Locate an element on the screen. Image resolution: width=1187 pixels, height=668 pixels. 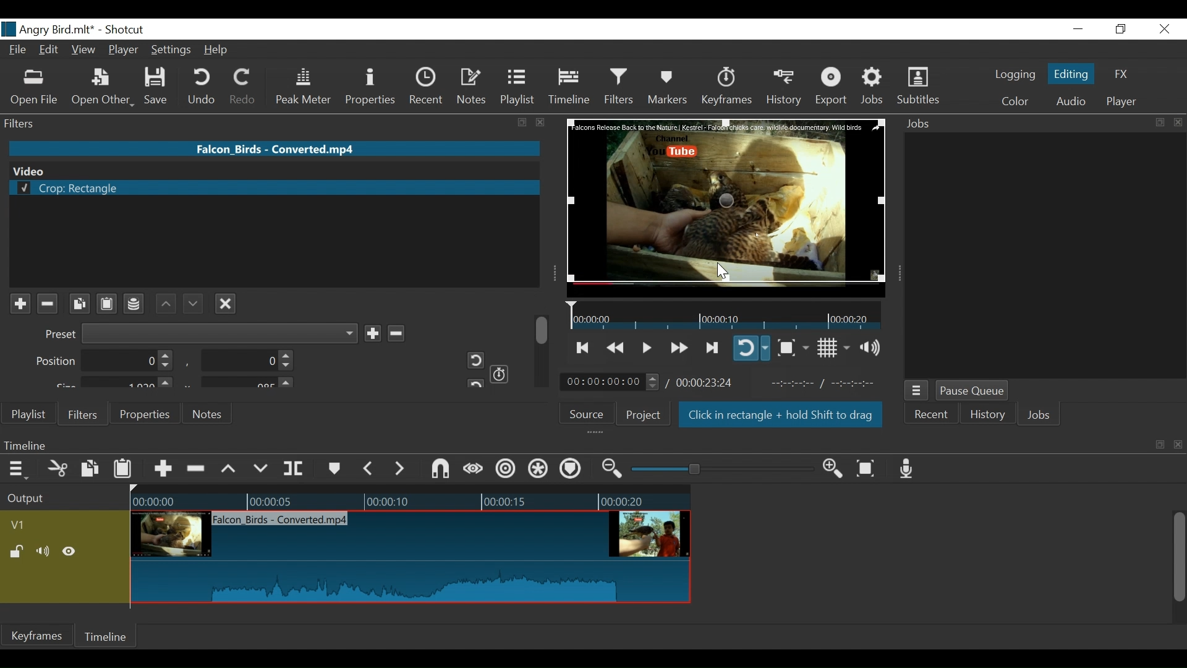
Scrub while dragging is located at coordinates (475, 470).